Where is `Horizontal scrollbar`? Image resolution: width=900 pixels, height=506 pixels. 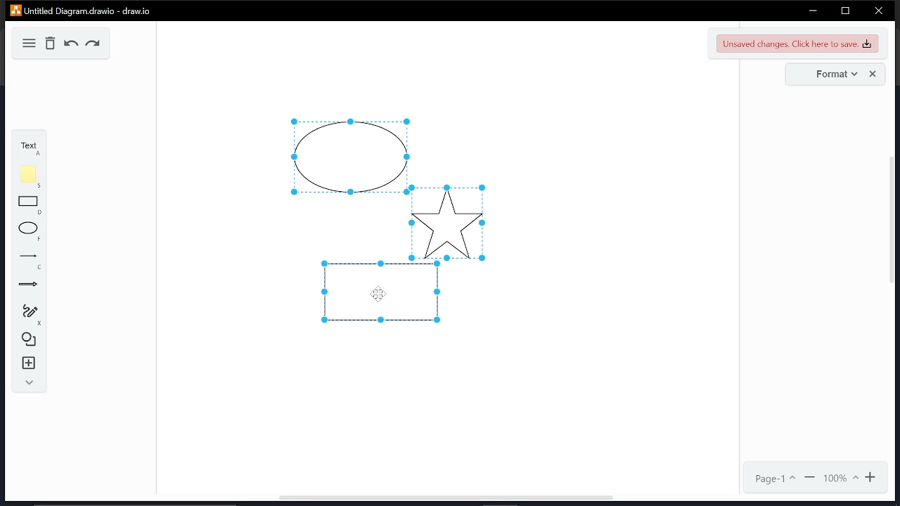
Horizontal scrollbar is located at coordinates (446, 499).